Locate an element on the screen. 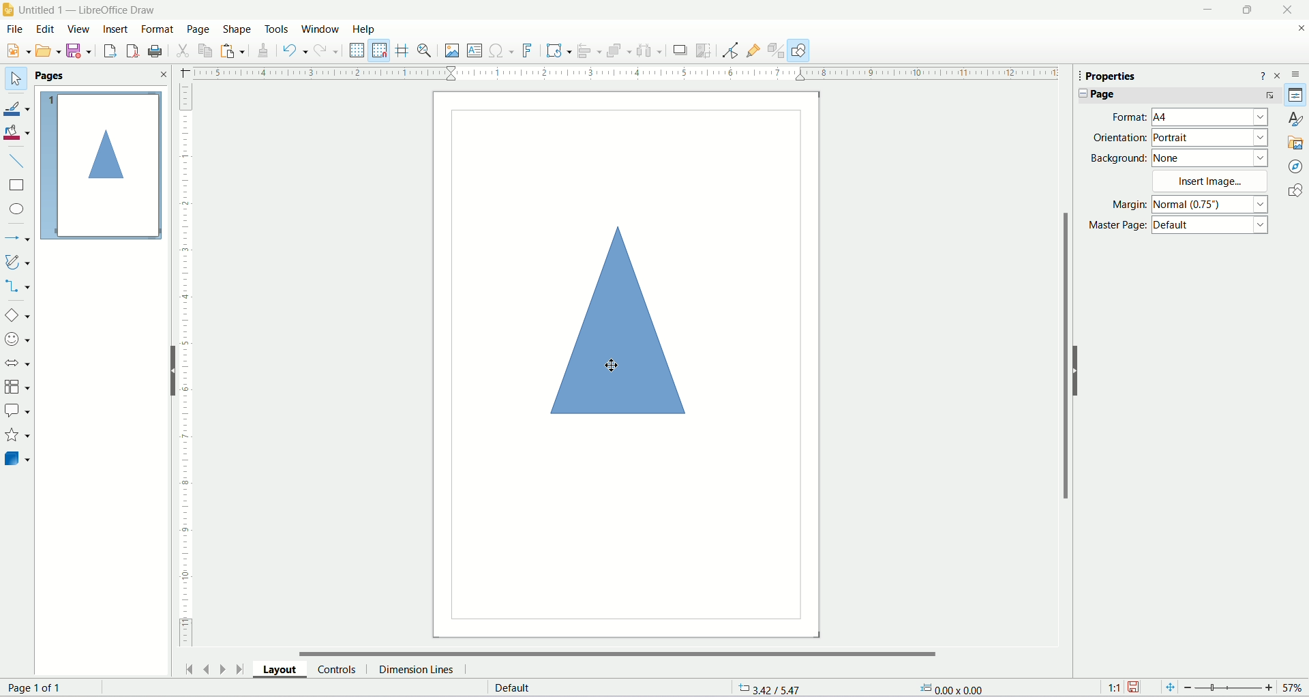  Arrange is located at coordinates (619, 50).